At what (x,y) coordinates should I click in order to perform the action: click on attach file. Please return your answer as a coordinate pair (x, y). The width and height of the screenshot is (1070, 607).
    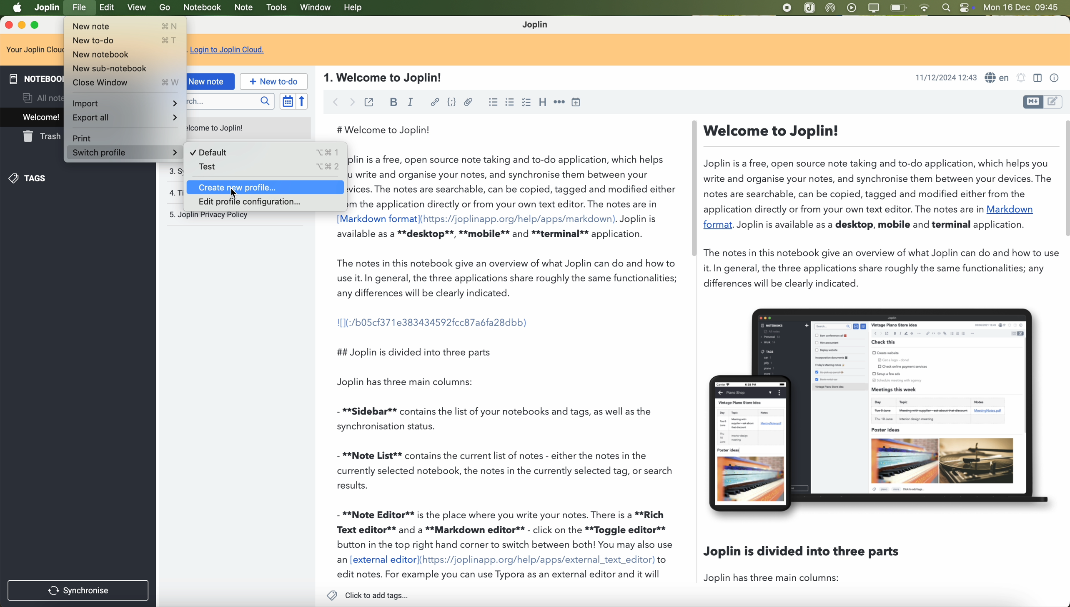
    Looking at the image, I should click on (469, 102).